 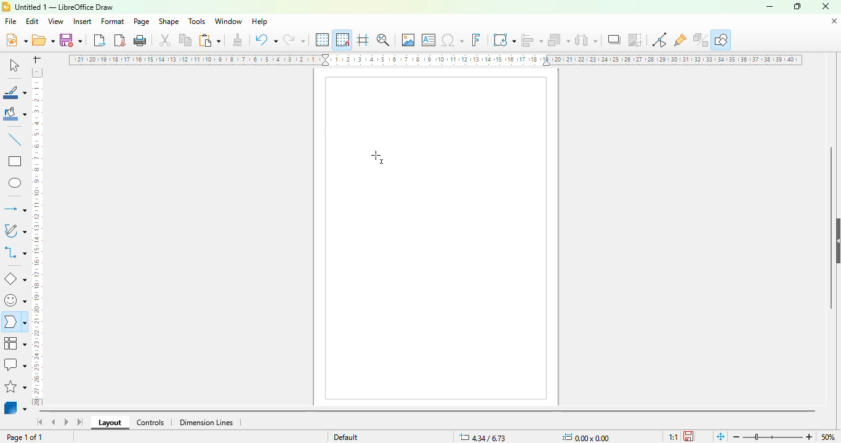 I want to click on insert line, so click(x=15, y=139).